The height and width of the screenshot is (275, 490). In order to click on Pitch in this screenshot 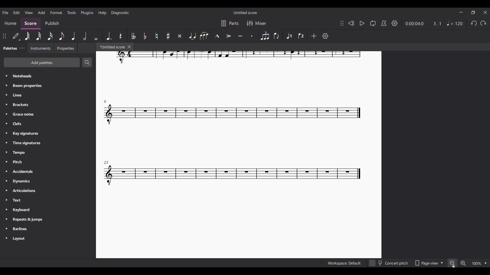, I will do `click(48, 162)`.